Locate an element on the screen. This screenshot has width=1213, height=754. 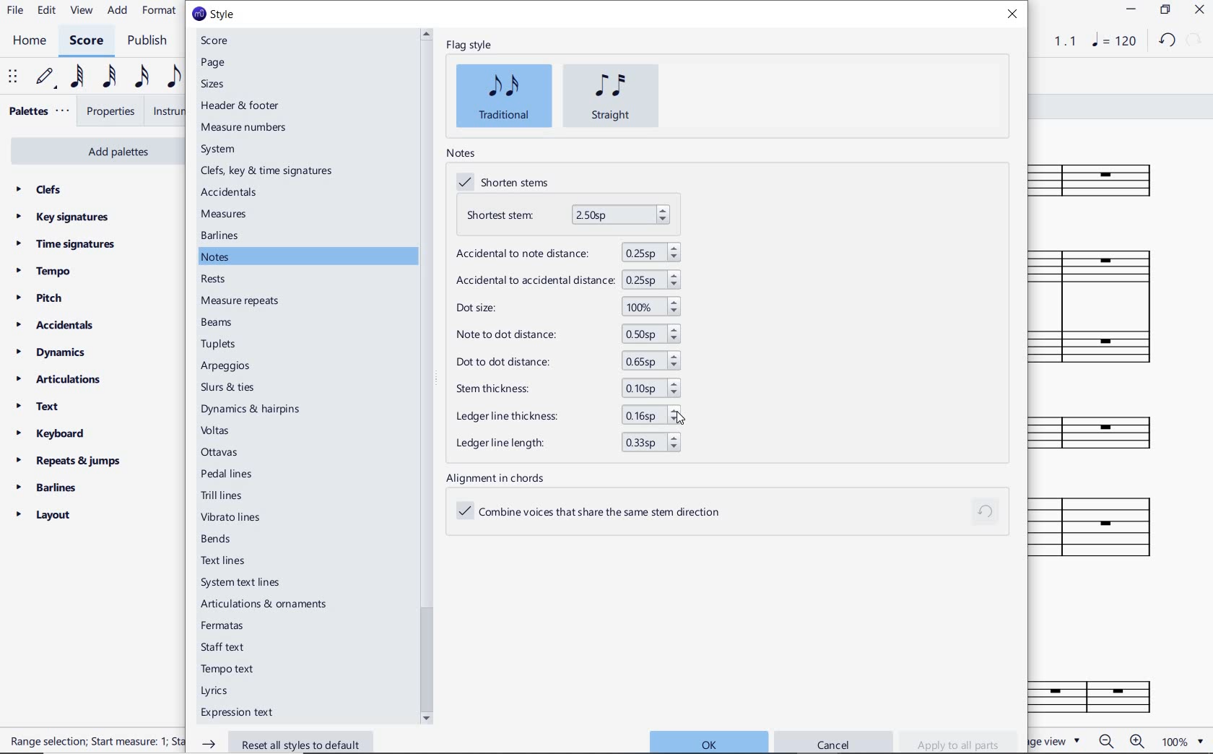
barlines is located at coordinates (45, 487).